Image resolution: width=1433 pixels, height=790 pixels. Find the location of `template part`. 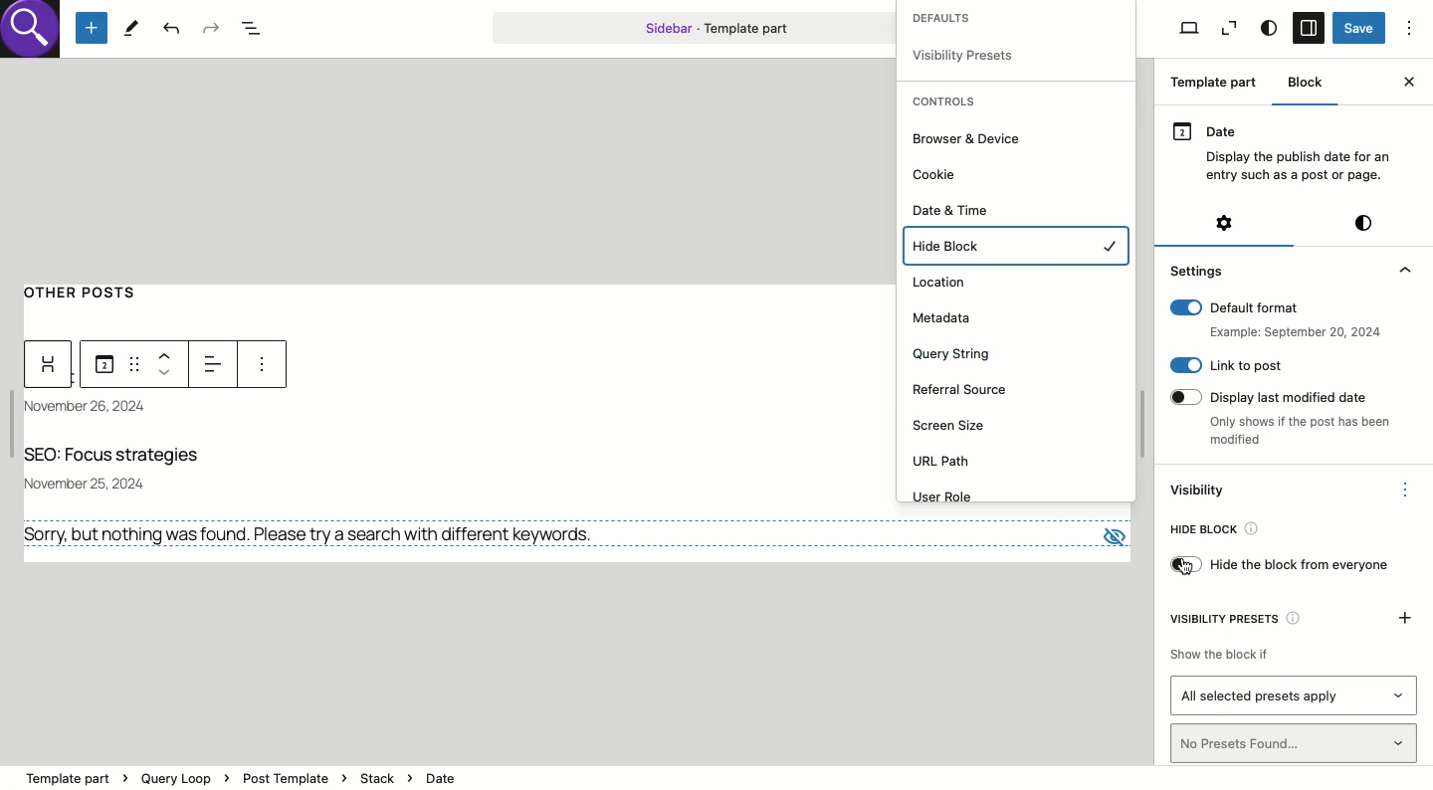

template part is located at coordinates (243, 767).